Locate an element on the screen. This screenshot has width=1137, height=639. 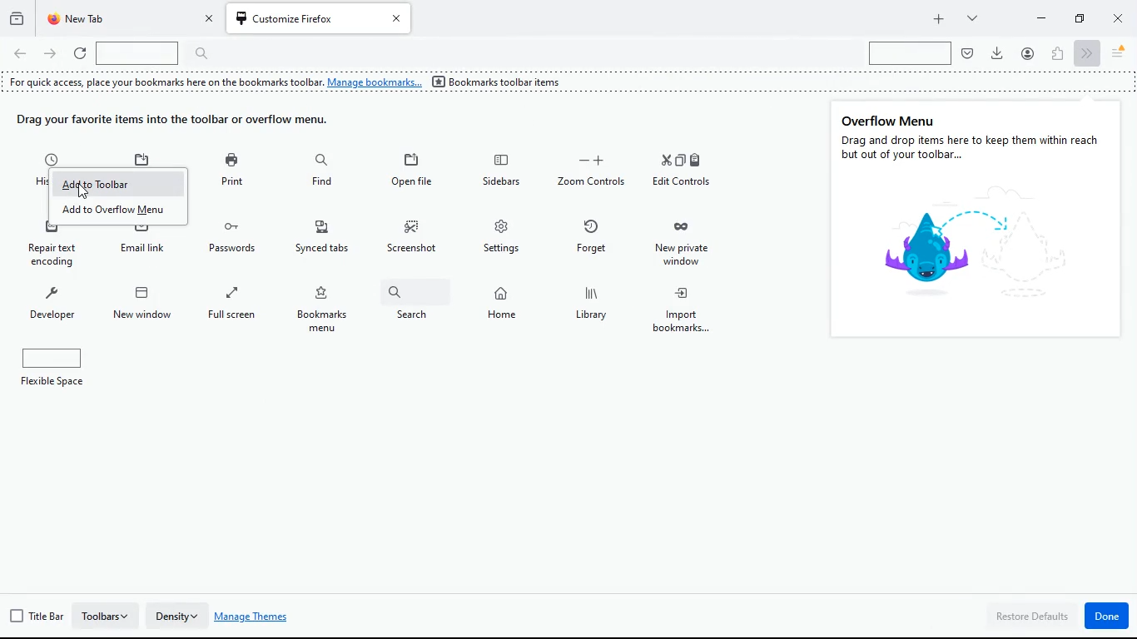
Drag and drop items here to keep them within reach
but out of your toolbar... is located at coordinates (973, 148).